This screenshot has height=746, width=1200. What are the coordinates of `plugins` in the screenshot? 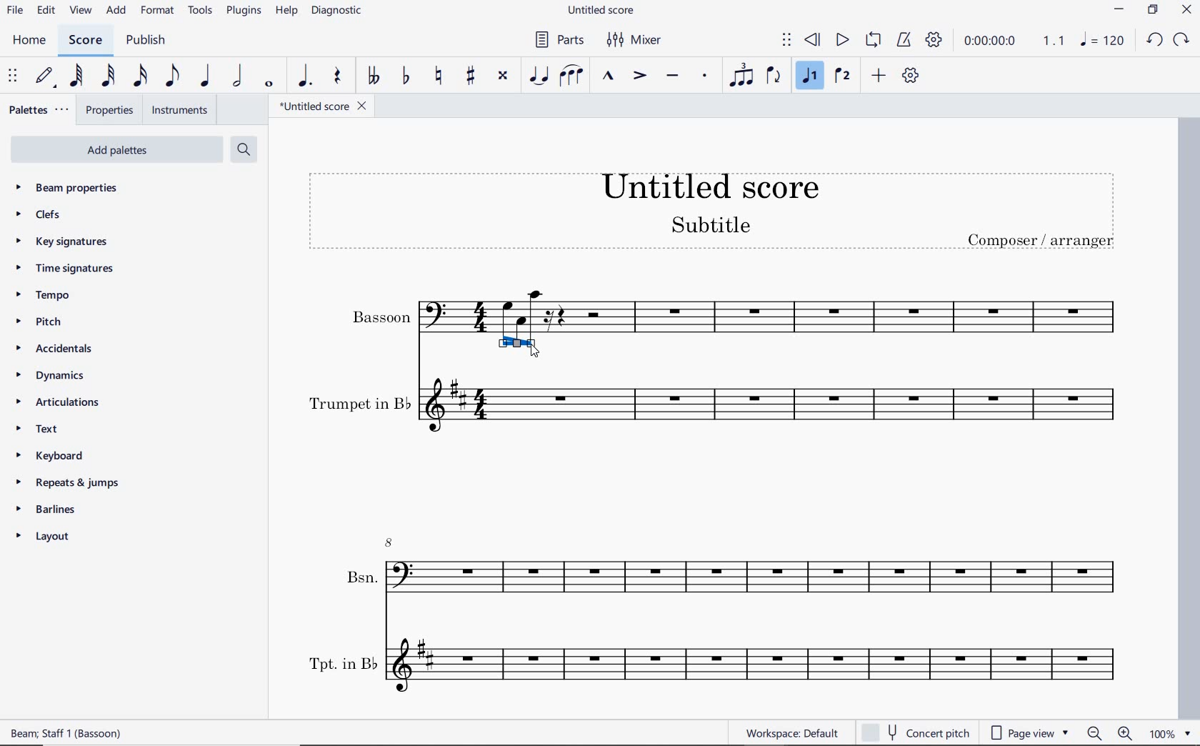 It's located at (246, 11).